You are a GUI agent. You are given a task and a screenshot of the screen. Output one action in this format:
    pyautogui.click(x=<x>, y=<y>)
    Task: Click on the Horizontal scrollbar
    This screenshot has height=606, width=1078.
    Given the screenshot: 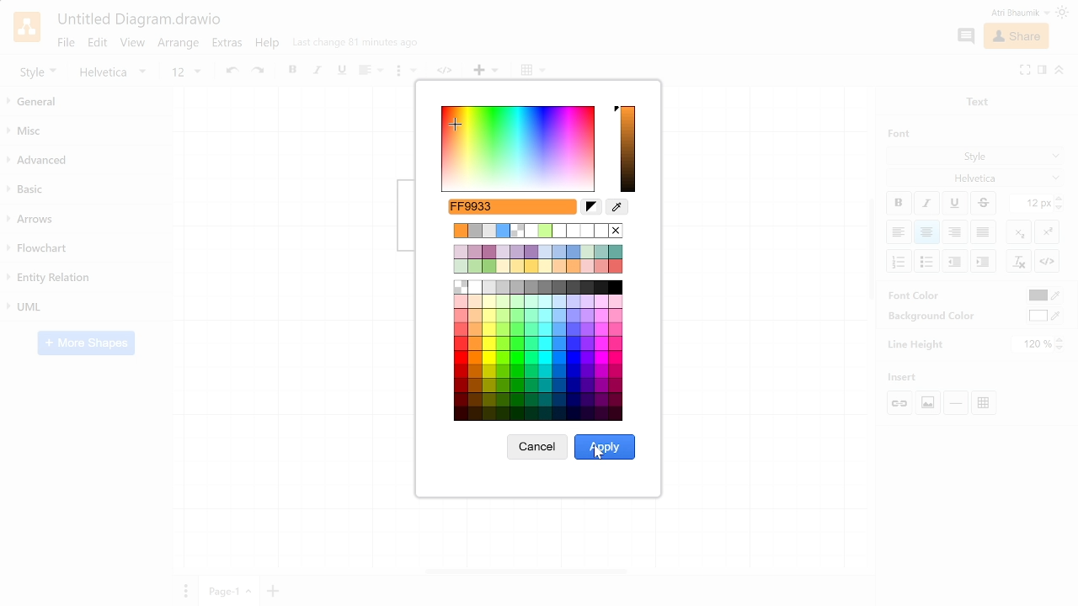 What is the action you would take?
    pyautogui.click(x=527, y=570)
    